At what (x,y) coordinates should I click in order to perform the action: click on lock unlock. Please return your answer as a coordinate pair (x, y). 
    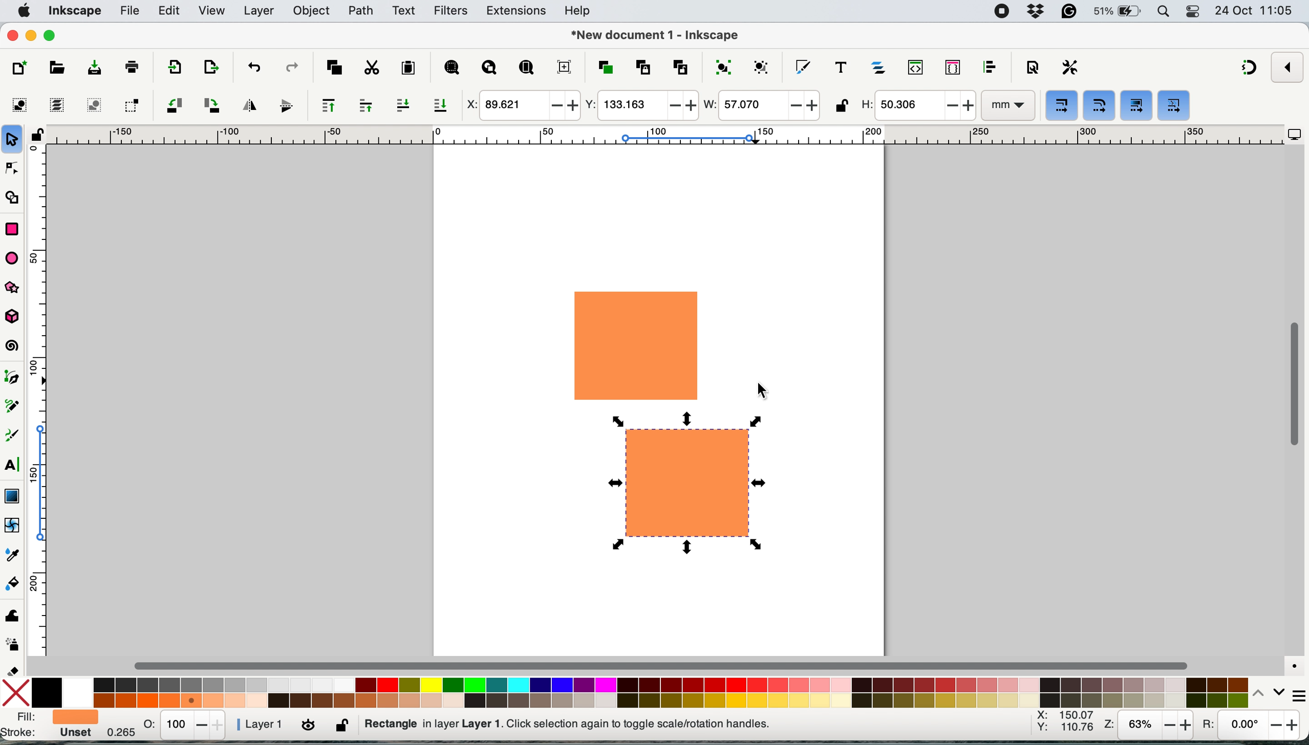
    Looking at the image, I should click on (841, 107).